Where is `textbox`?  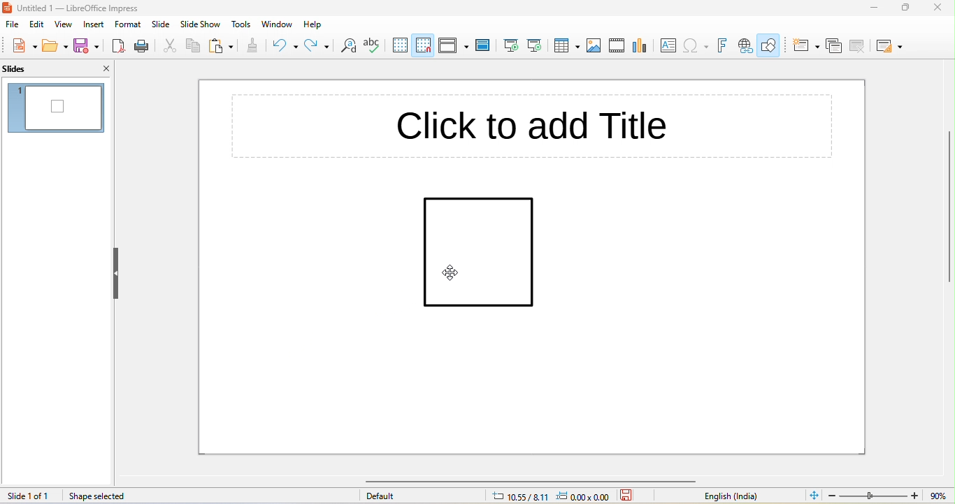
textbox is located at coordinates (667, 45).